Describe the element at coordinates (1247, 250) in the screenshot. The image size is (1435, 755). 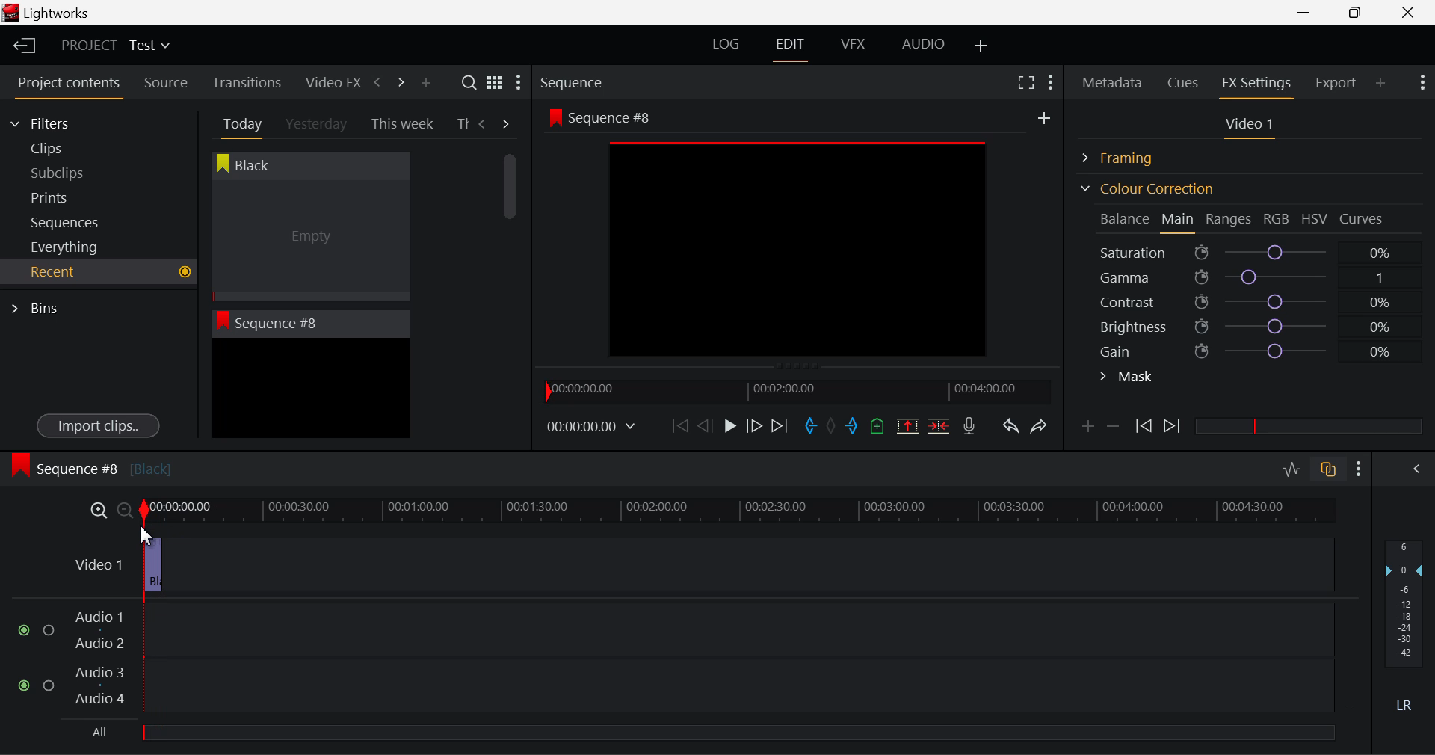
I see `Saturation` at that location.